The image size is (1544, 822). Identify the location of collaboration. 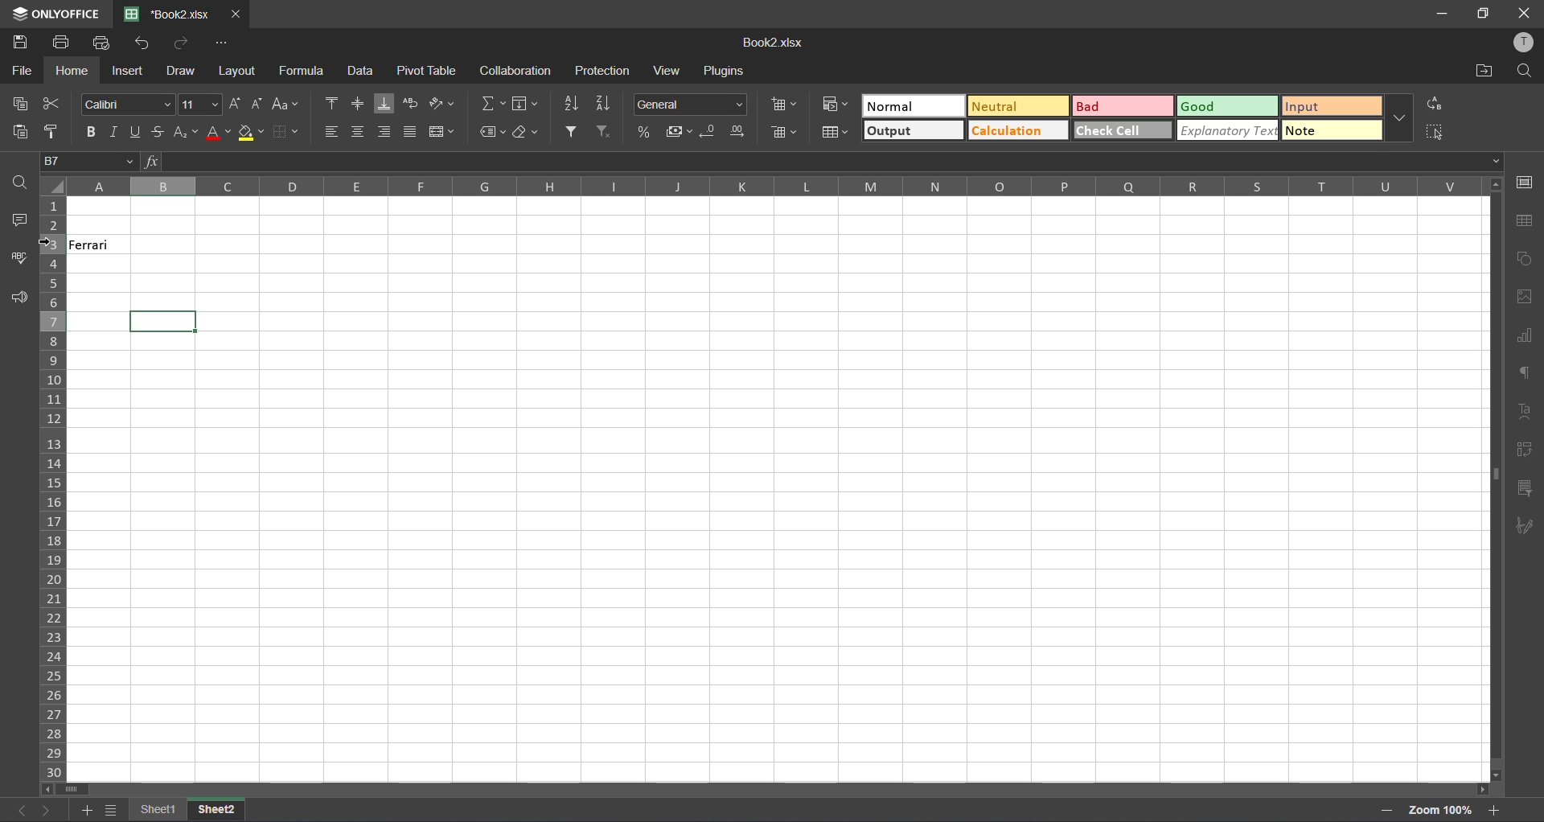
(513, 72).